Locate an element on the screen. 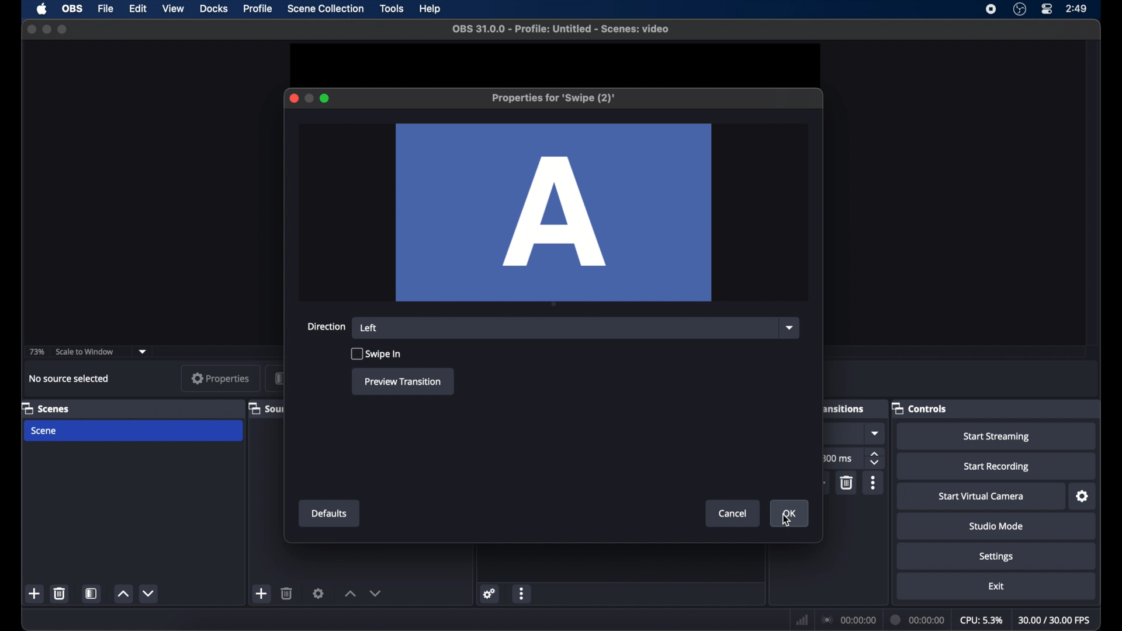 The image size is (1122, 631). increment is located at coordinates (351, 594).